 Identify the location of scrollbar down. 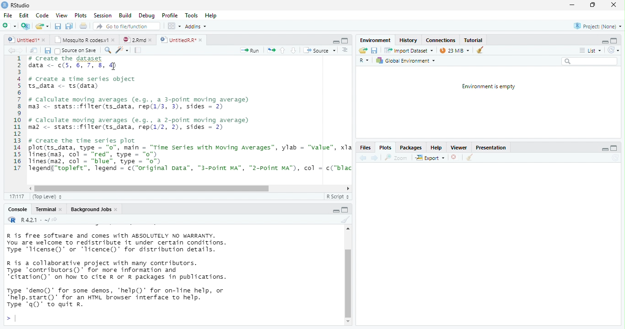
(348, 322).